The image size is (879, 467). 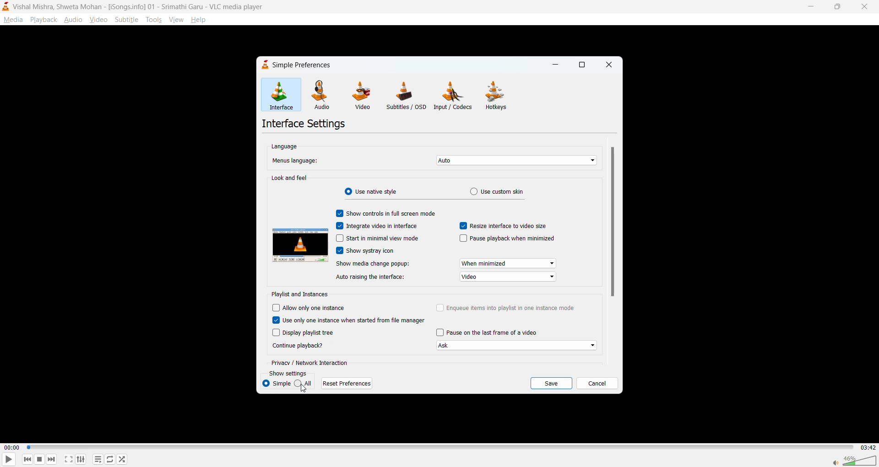 I want to click on pause on last frame of video, so click(x=488, y=332).